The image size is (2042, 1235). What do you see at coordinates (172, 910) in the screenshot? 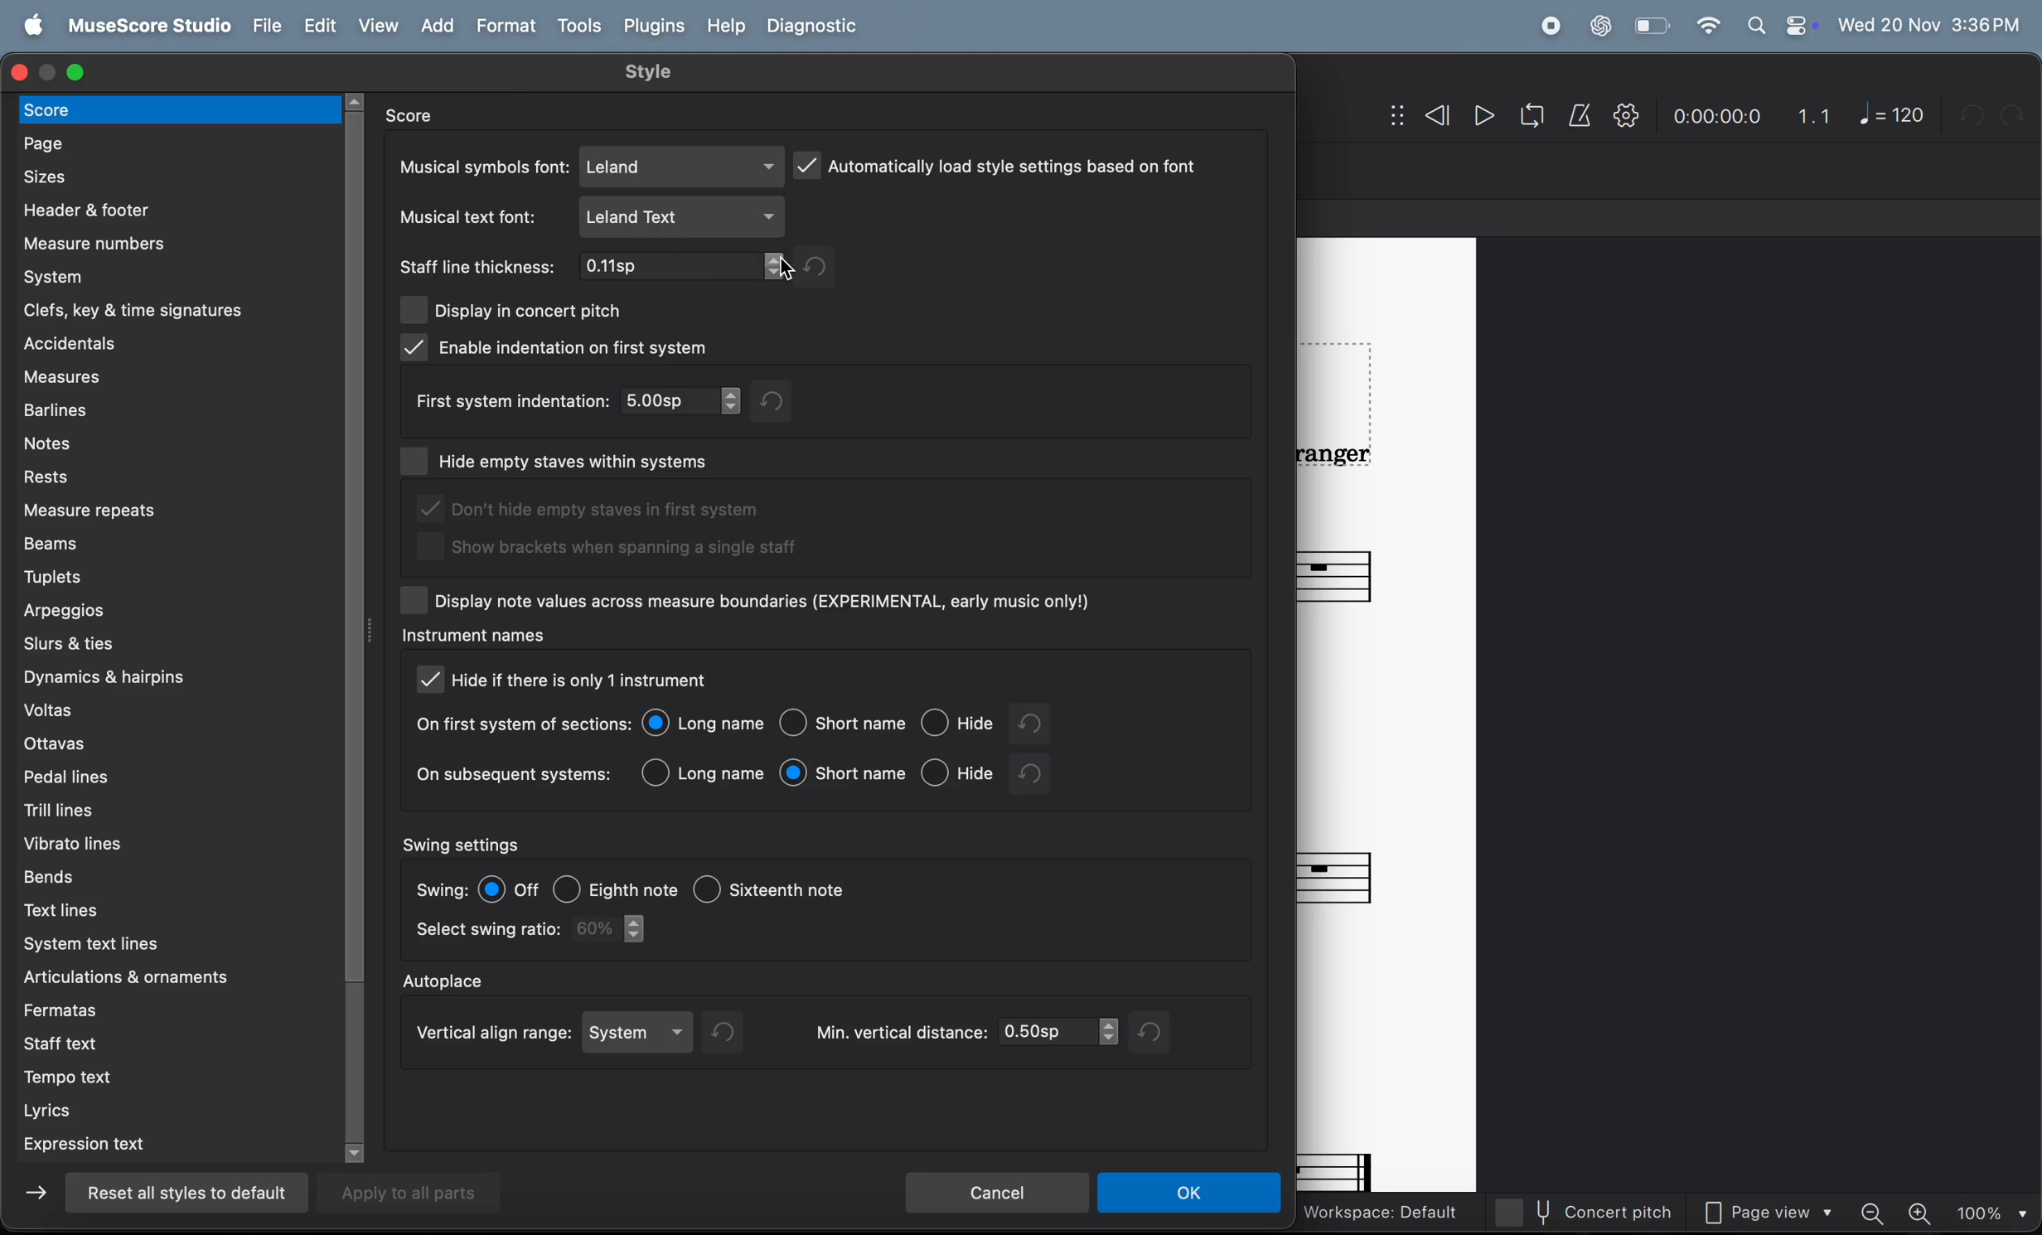
I see `text lines` at bounding box center [172, 910].